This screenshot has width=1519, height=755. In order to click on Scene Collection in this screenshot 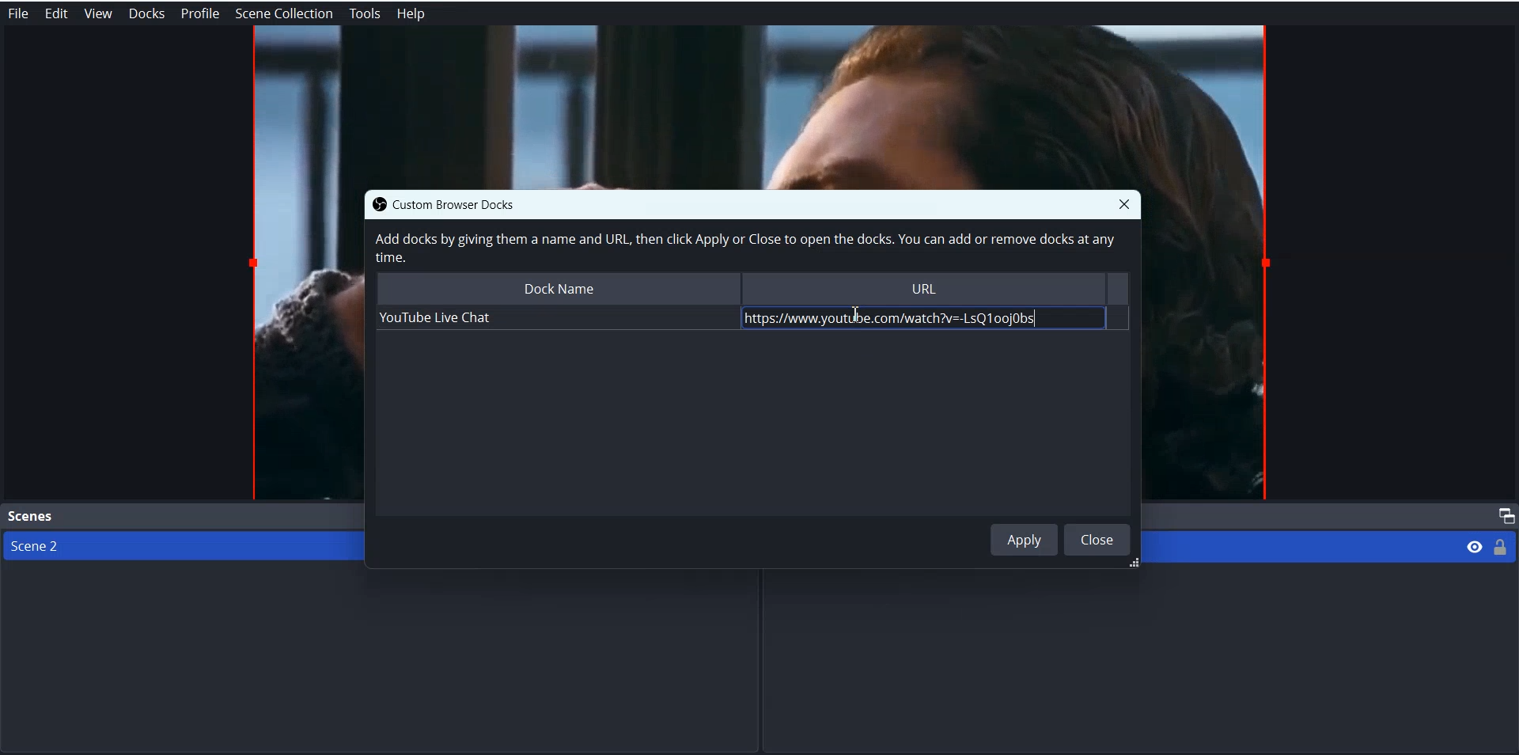, I will do `click(285, 13)`.